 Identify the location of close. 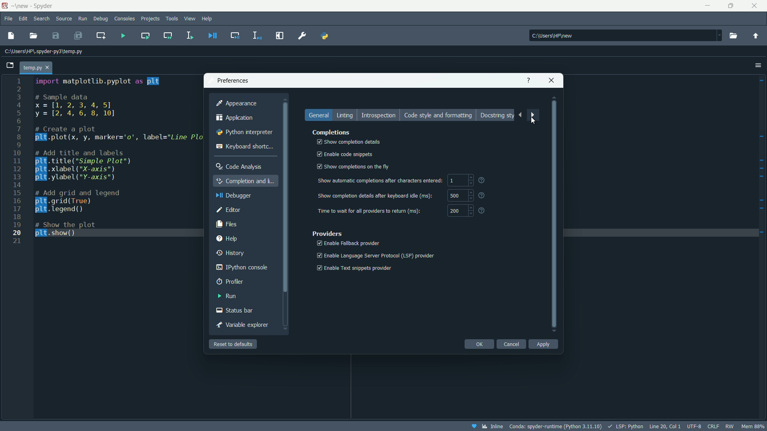
(552, 79).